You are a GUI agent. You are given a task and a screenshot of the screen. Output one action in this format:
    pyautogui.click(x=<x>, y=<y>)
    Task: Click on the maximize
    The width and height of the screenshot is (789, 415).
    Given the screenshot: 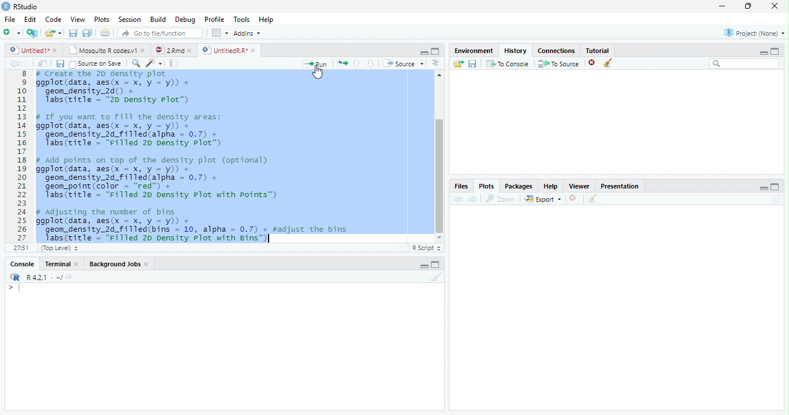 What is the action you would take?
    pyautogui.click(x=775, y=51)
    